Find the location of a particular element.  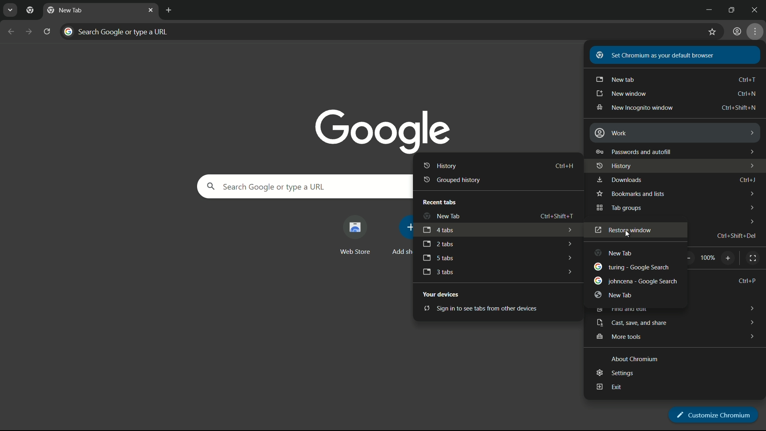

shortcut key is located at coordinates (739, 107).